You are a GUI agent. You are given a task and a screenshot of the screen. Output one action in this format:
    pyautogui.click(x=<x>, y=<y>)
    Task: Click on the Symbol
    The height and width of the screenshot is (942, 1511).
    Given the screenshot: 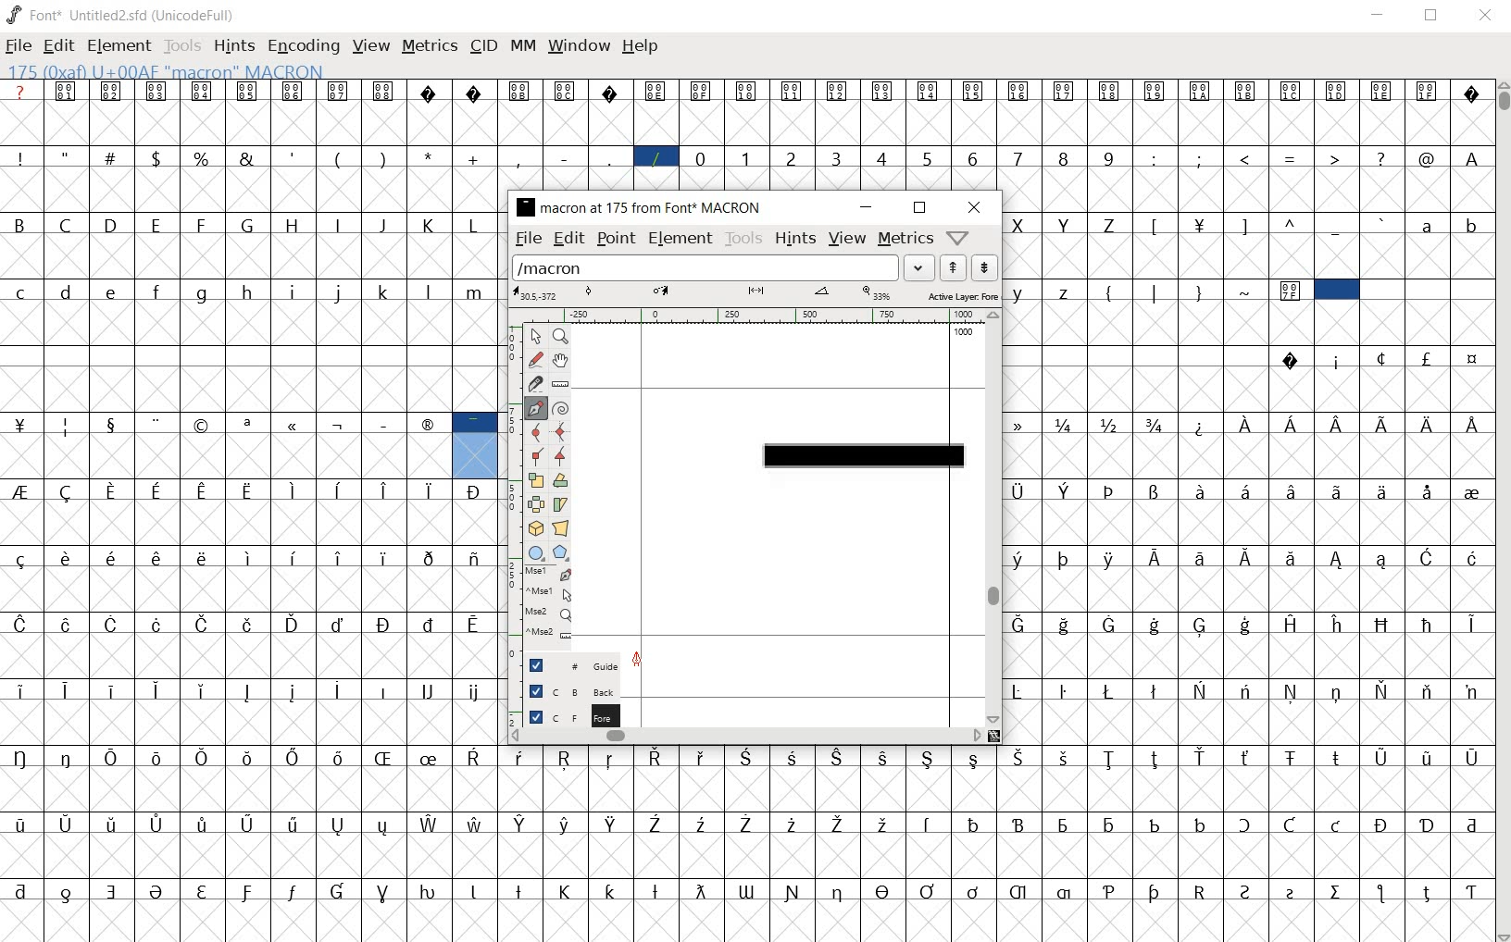 What is the action you would take?
    pyautogui.click(x=340, y=559)
    